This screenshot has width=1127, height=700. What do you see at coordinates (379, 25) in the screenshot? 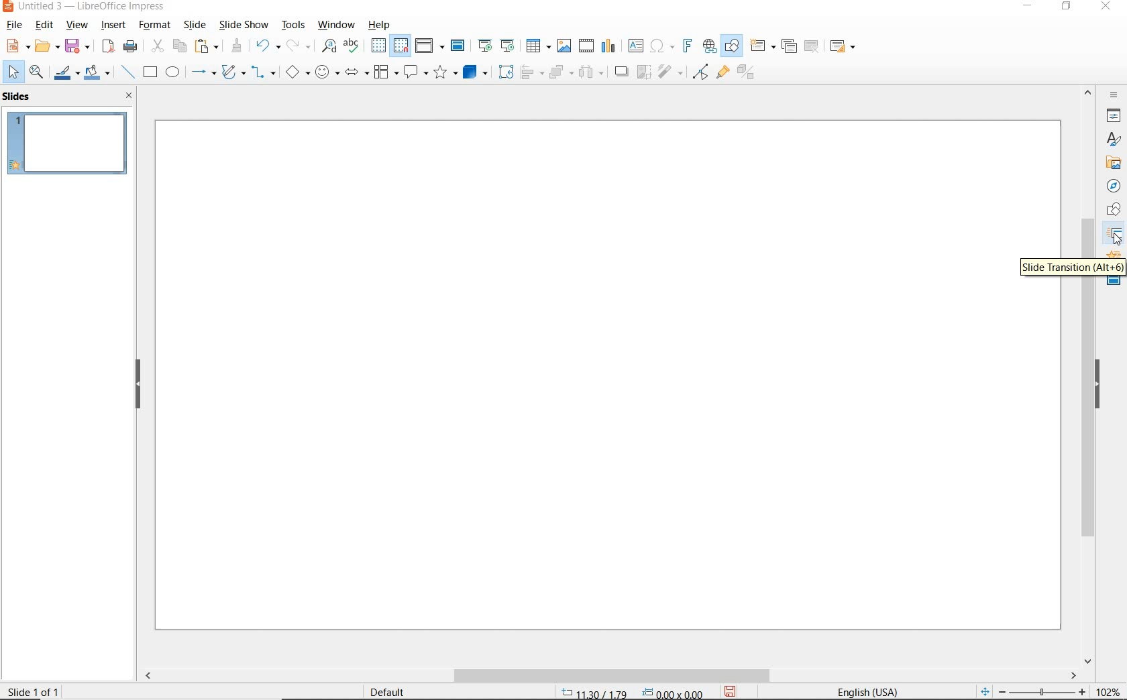
I see `HELP` at bounding box center [379, 25].